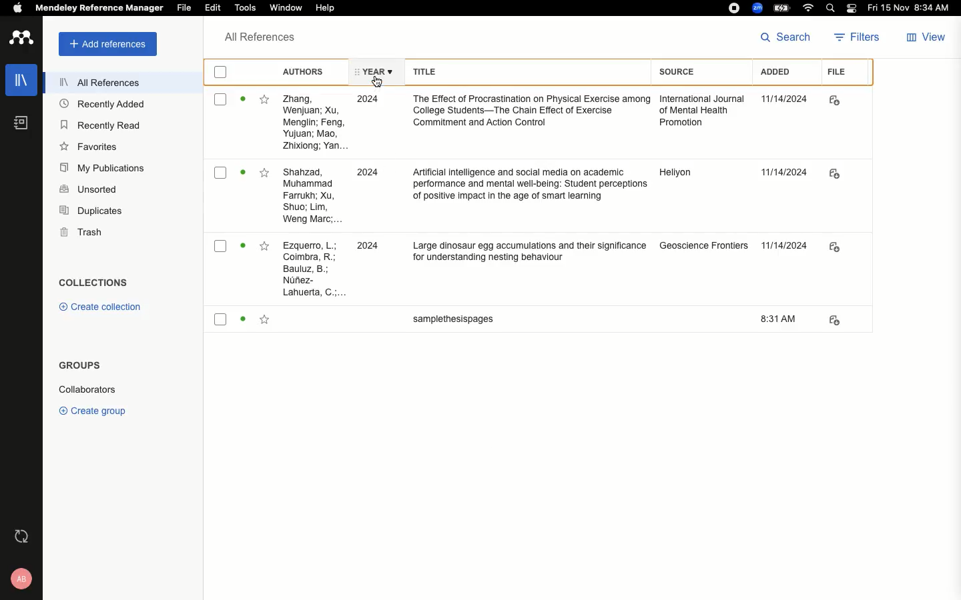 This screenshot has height=600, width=961. I want to click on Edit, so click(213, 7).